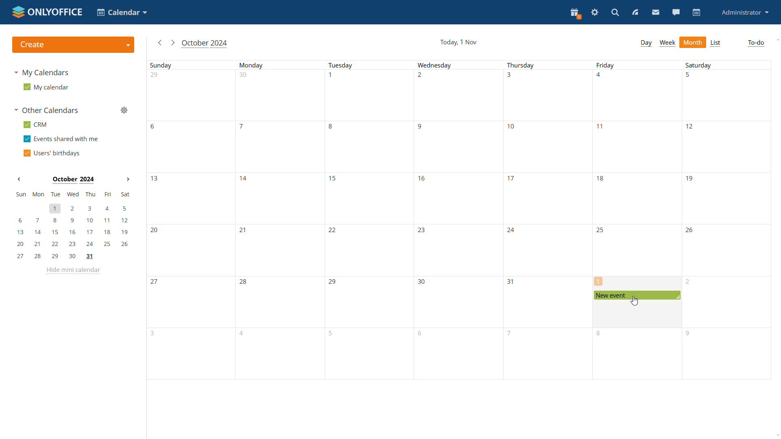  Describe the element at coordinates (777, 40) in the screenshot. I see `scroll up` at that location.